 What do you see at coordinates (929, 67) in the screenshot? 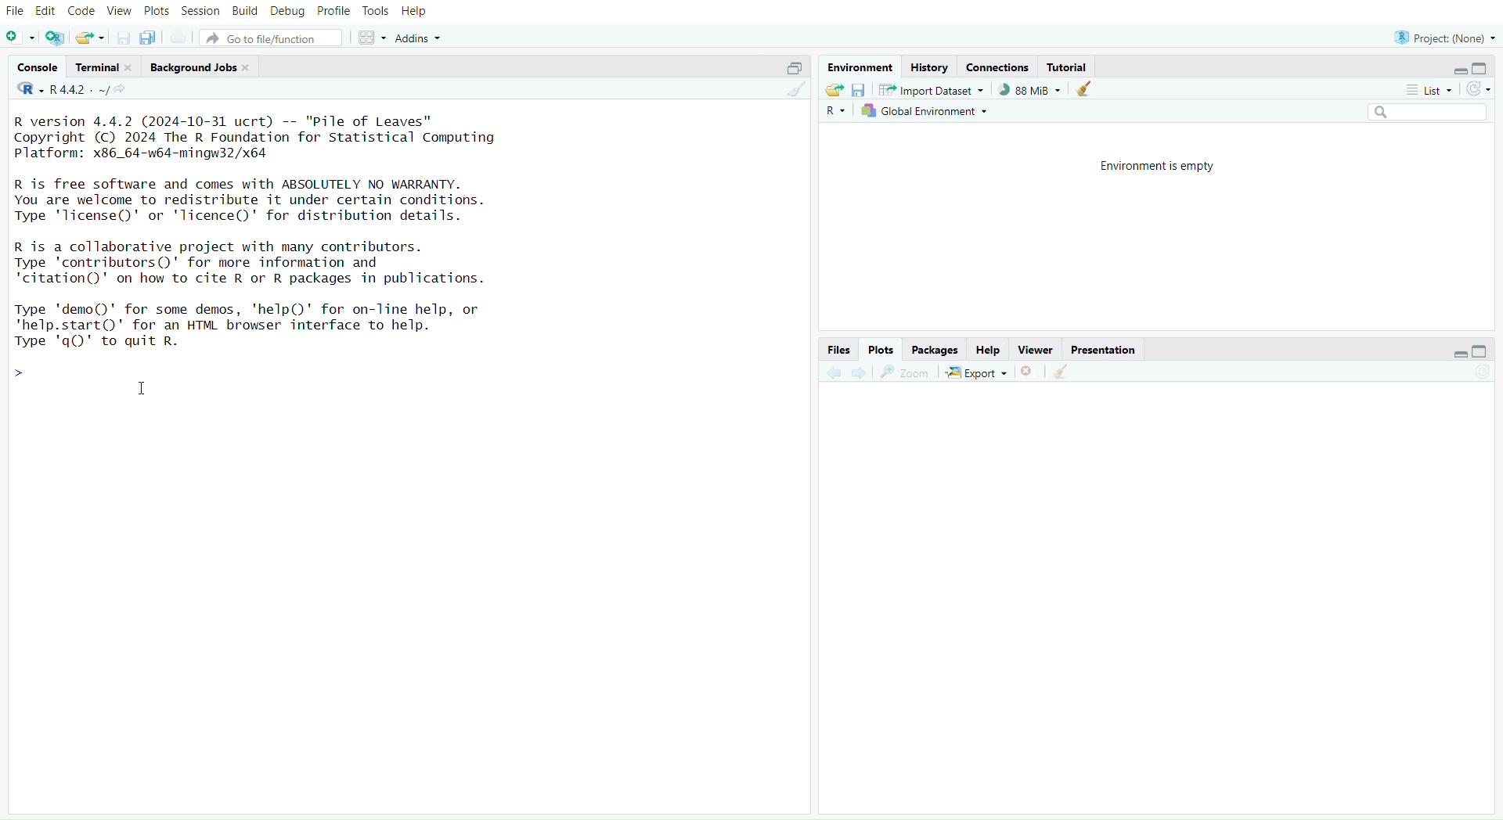
I see `history` at bounding box center [929, 67].